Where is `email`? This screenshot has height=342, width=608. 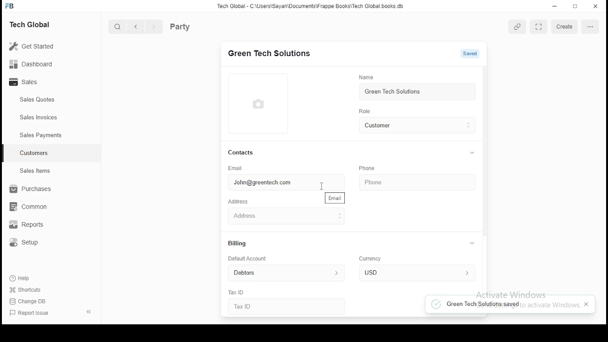
email is located at coordinates (336, 198).